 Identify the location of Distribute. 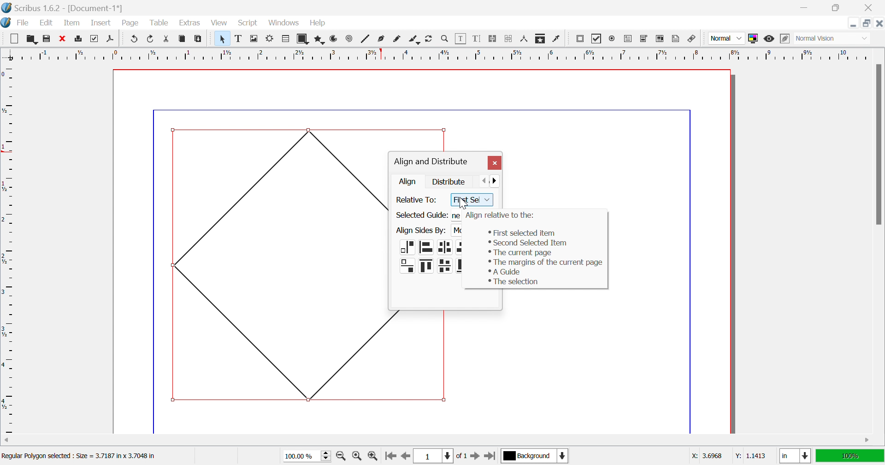
(449, 181).